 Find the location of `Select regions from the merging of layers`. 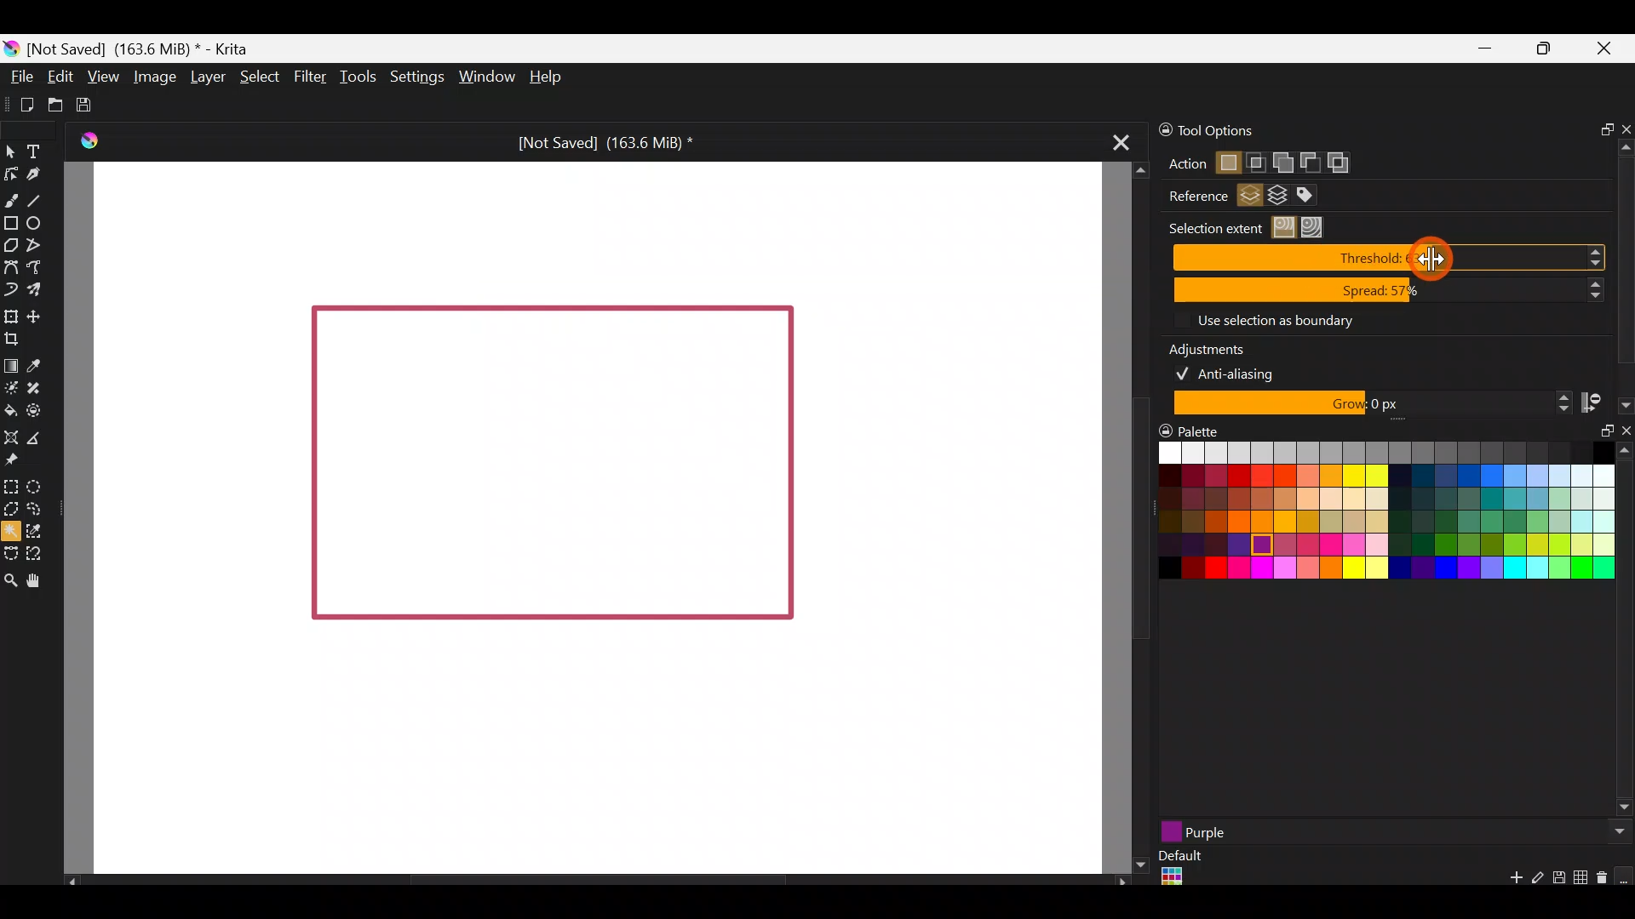

Select regions from the merging of layers is located at coordinates (1278, 198).